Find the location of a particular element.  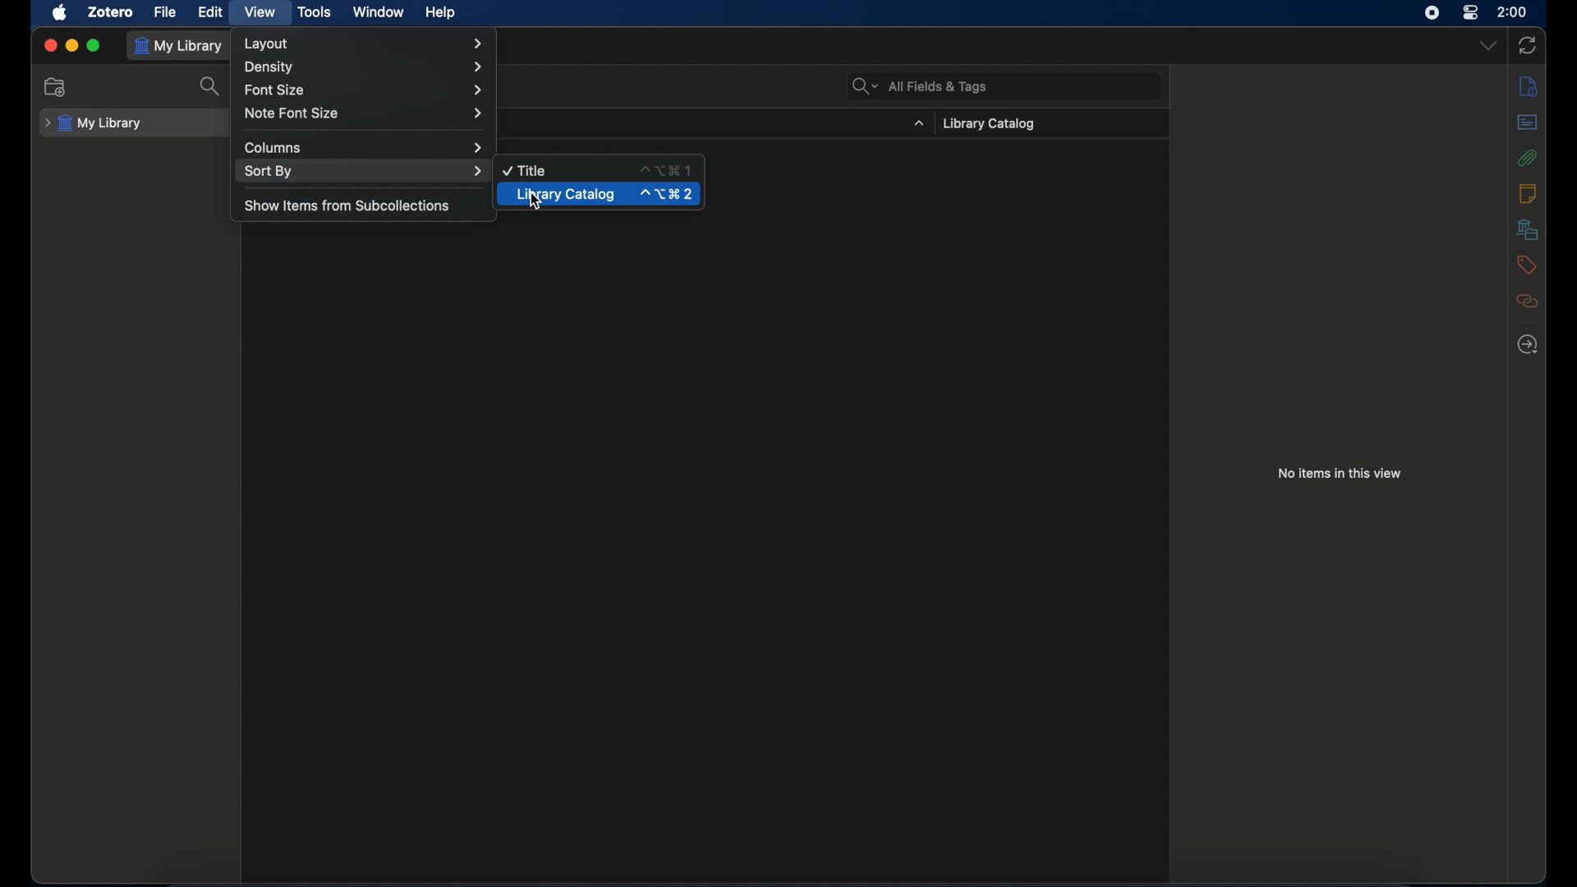

minimize is located at coordinates (71, 44).